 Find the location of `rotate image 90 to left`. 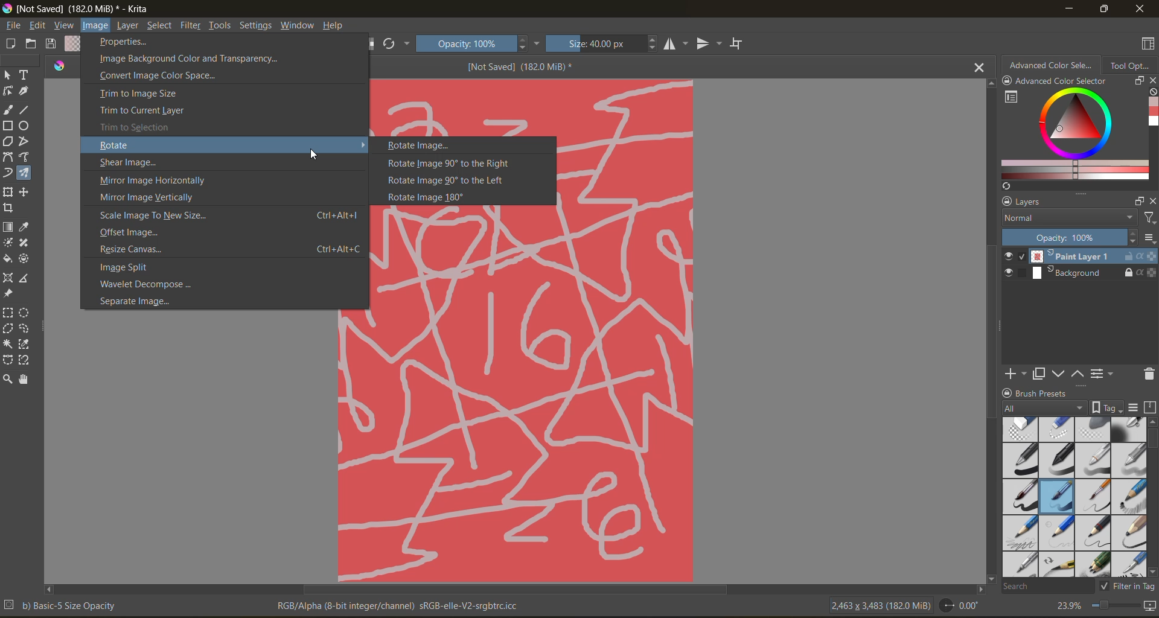

rotate image 90 to left is located at coordinates (456, 180).